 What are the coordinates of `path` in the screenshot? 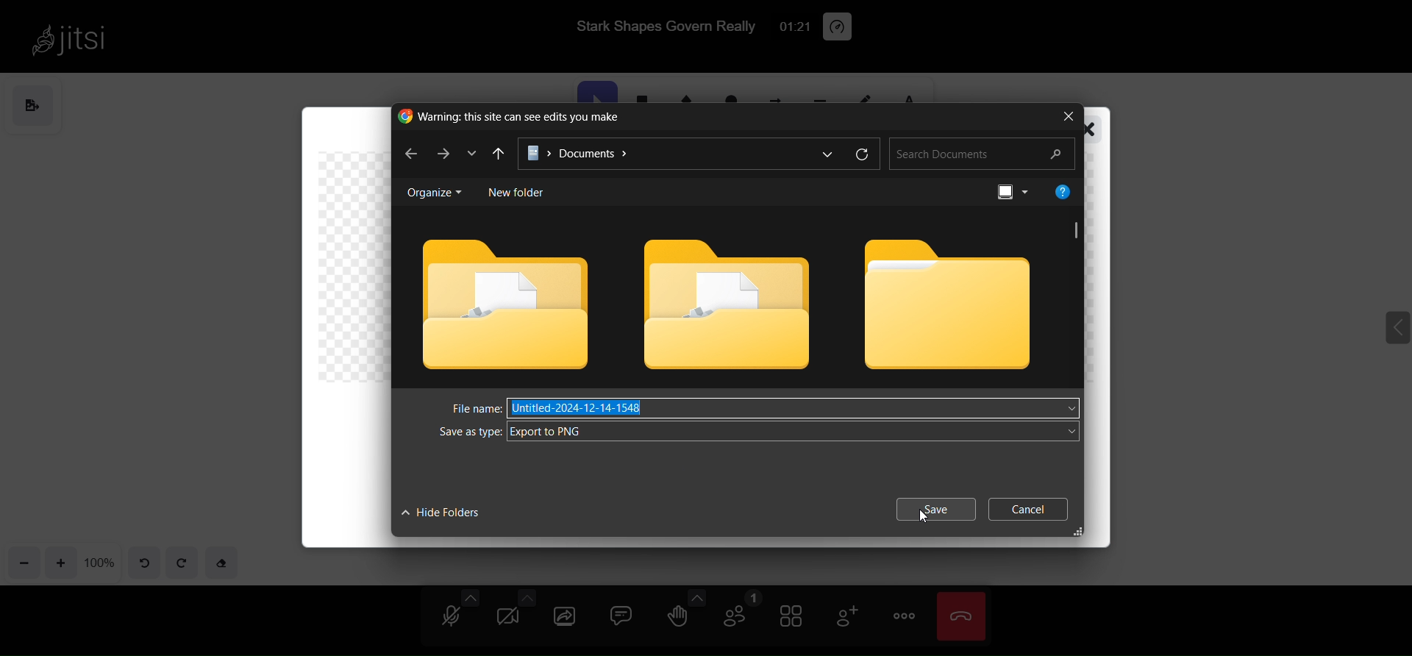 It's located at (653, 156).